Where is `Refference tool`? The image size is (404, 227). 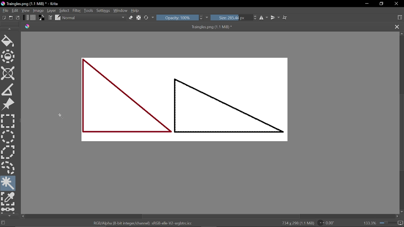 Refference tool is located at coordinates (8, 105).